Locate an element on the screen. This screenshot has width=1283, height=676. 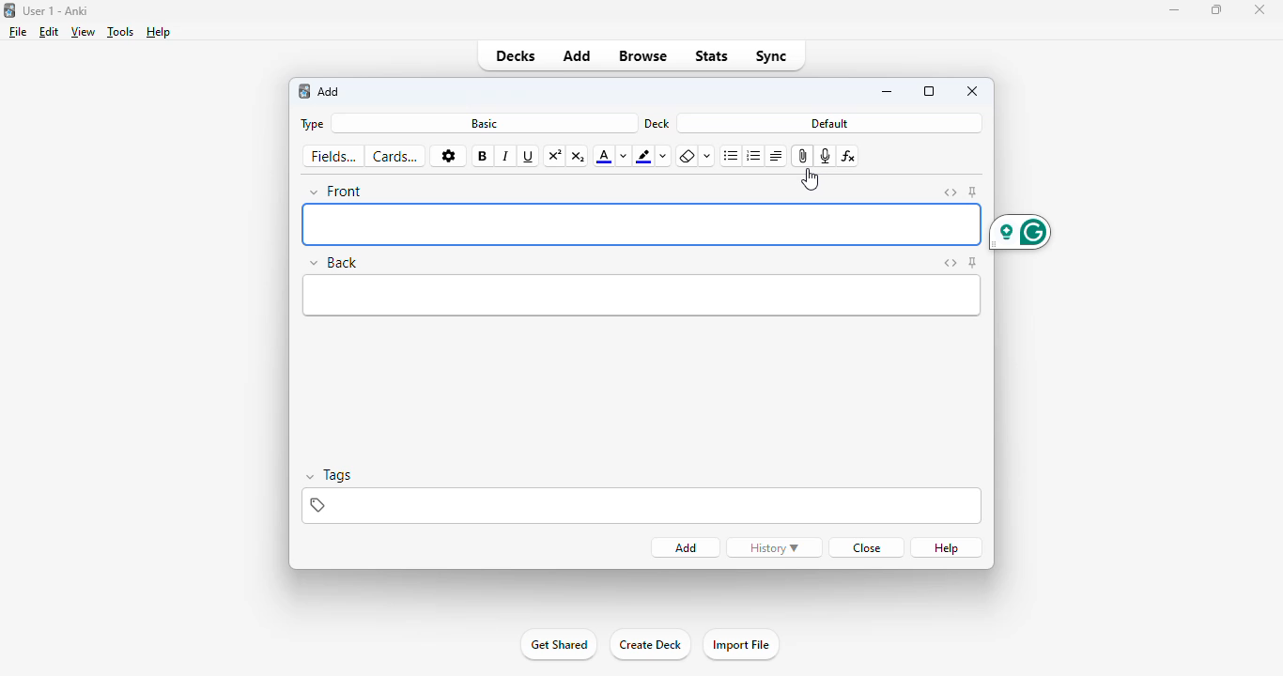
add is located at coordinates (330, 91).